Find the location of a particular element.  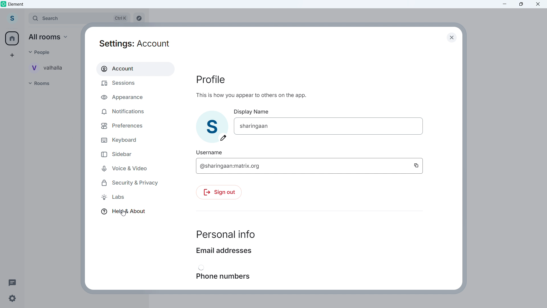

Security and privacy  is located at coordinates (132, 183).